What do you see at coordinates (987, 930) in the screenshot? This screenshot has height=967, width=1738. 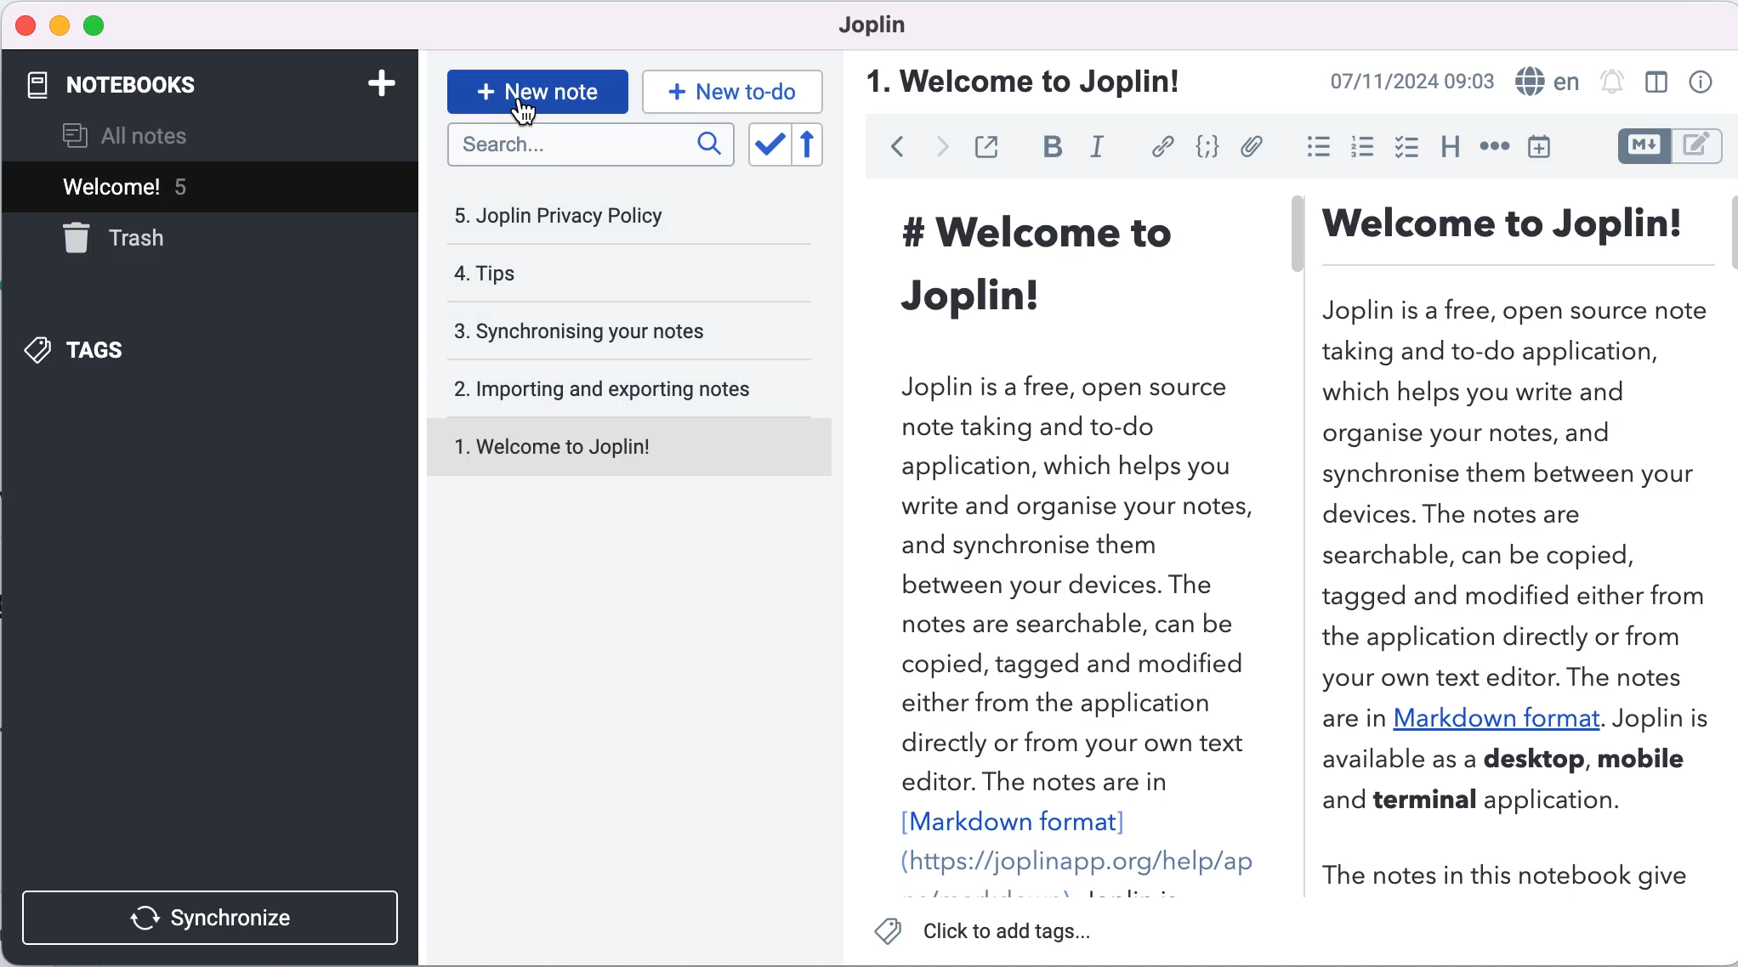 I see `click to add tags` at bounding box center [987, 930].